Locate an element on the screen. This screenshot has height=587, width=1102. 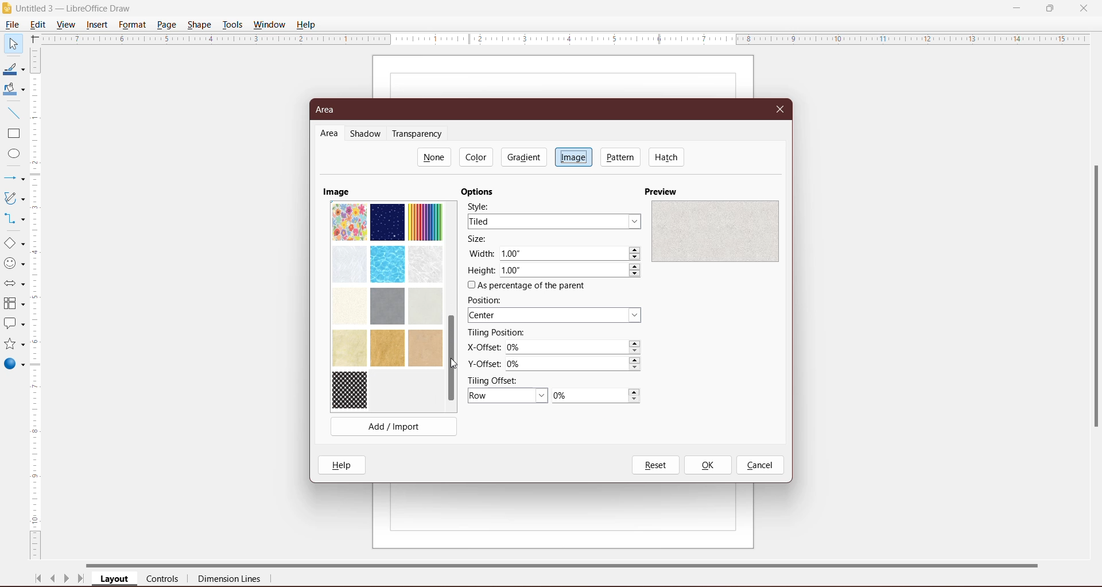
Connectors is located at coordinates (13, 219).